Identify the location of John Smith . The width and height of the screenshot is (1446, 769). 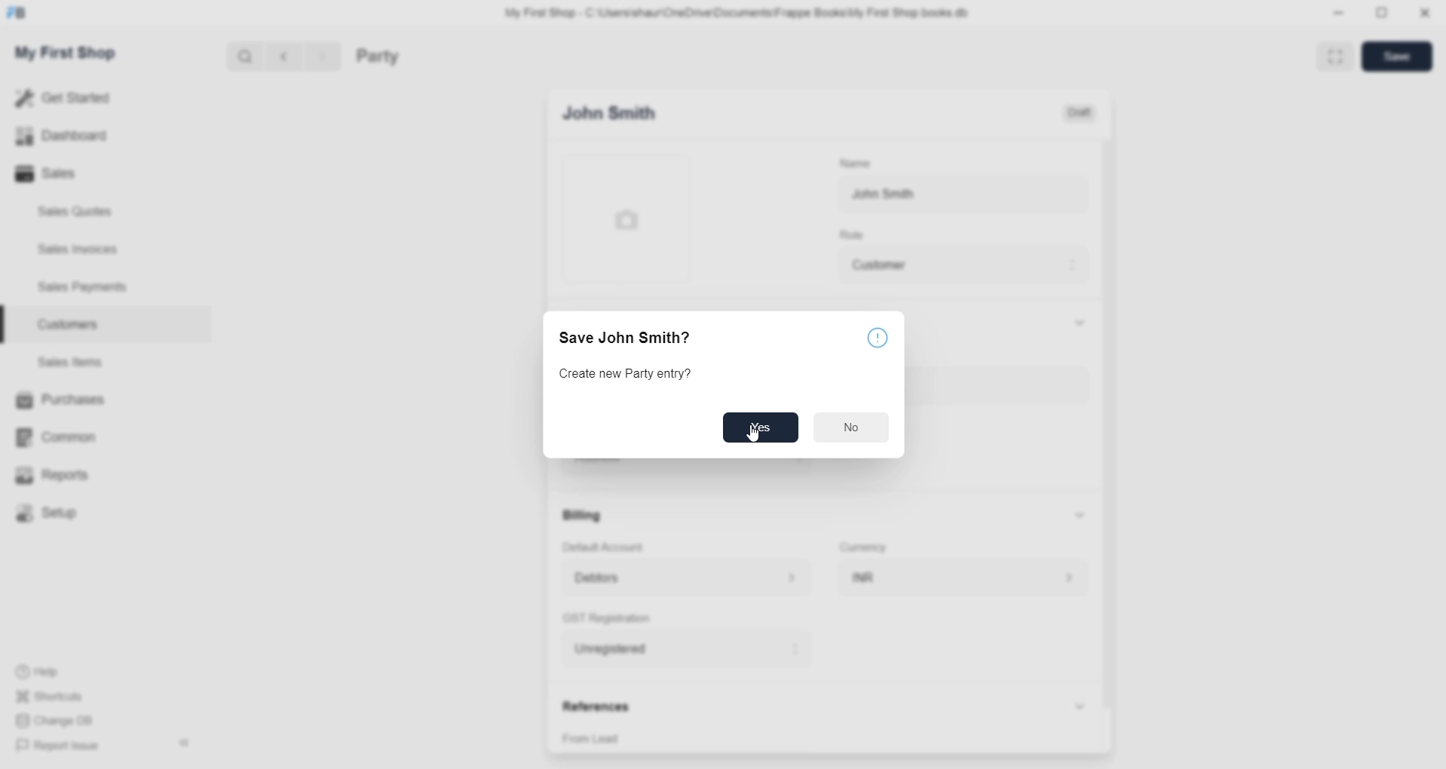
(894, 195).